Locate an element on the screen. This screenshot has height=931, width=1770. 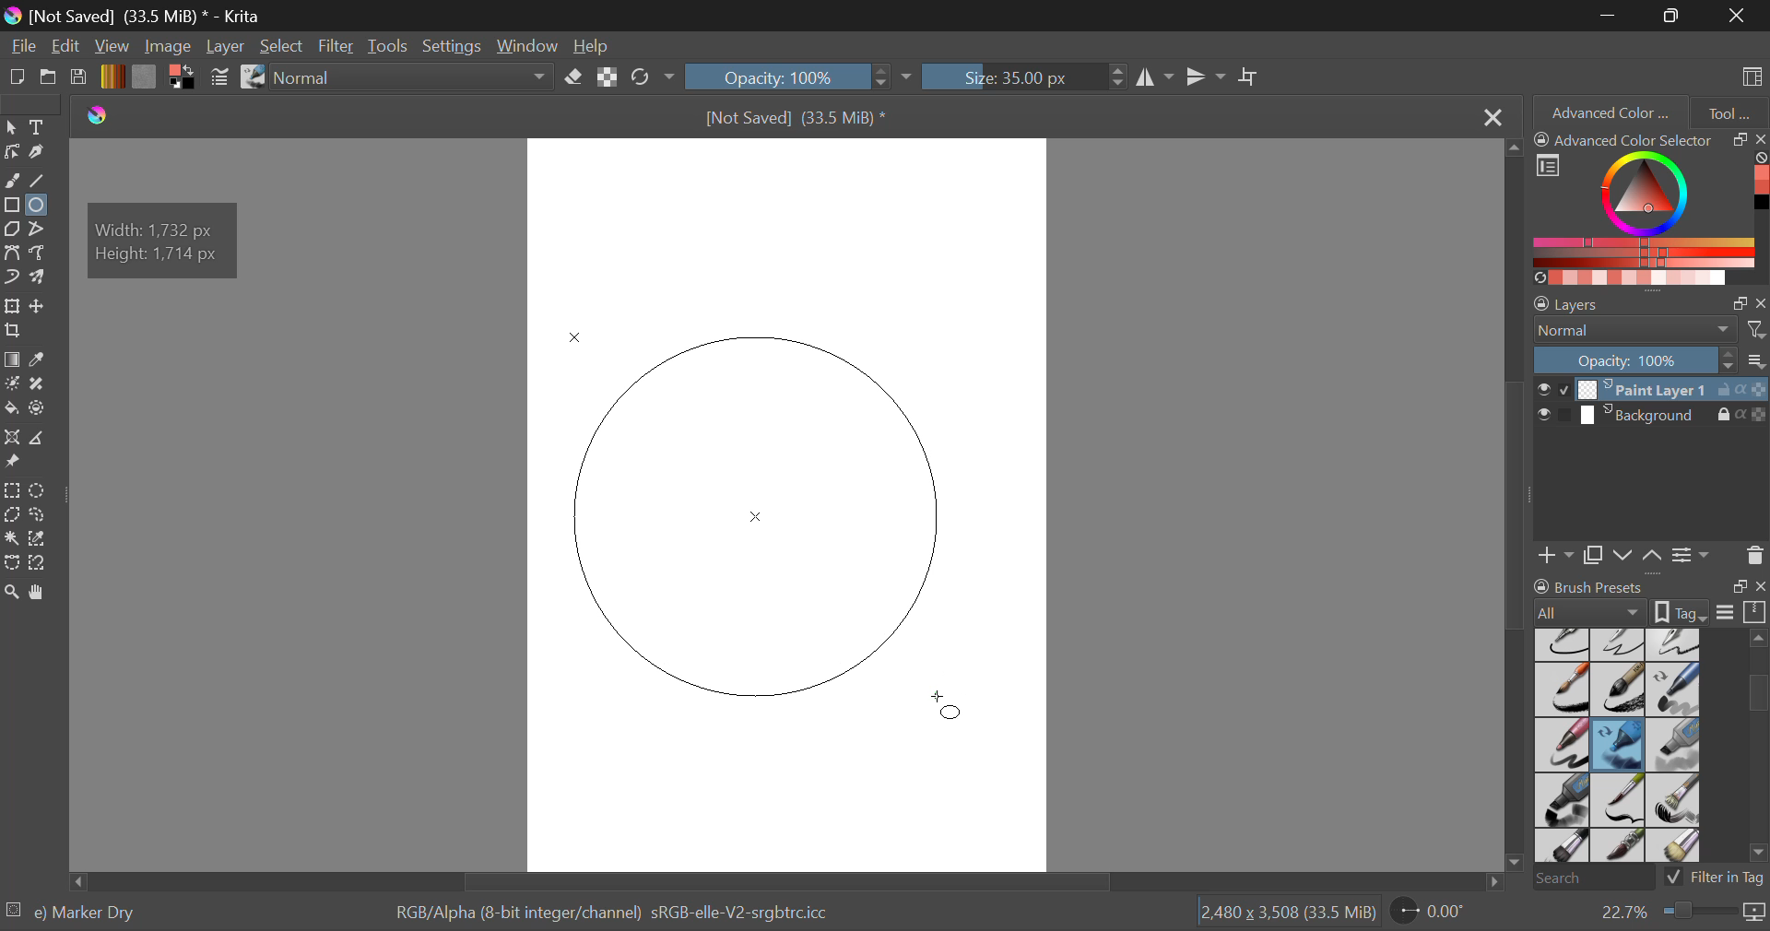
Restore Down is located at coordinates (1611, 15).